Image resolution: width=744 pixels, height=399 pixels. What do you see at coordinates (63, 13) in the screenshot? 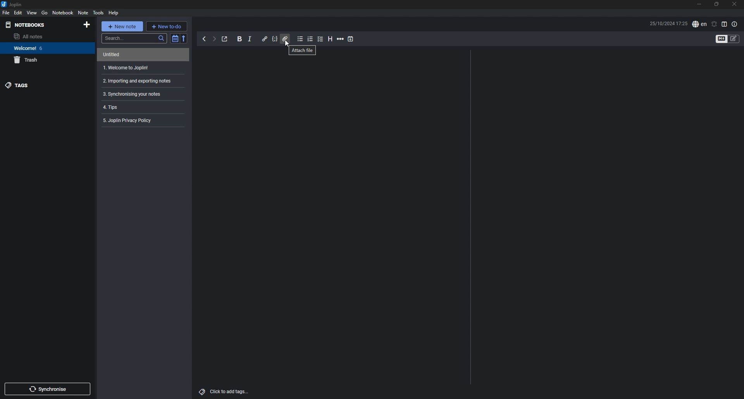
I see `notebook` at bounding box center [63, 13].